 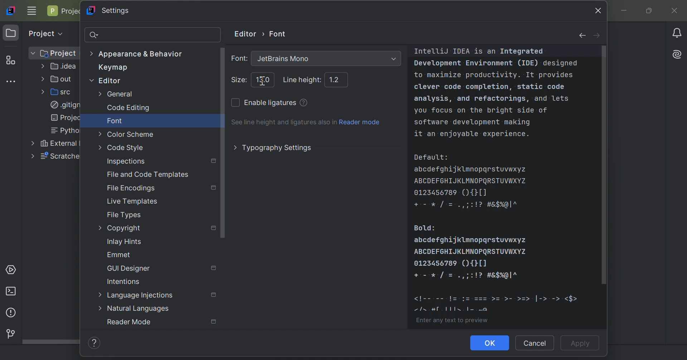 I want to click on Pytho, so click(x=63, y=130).